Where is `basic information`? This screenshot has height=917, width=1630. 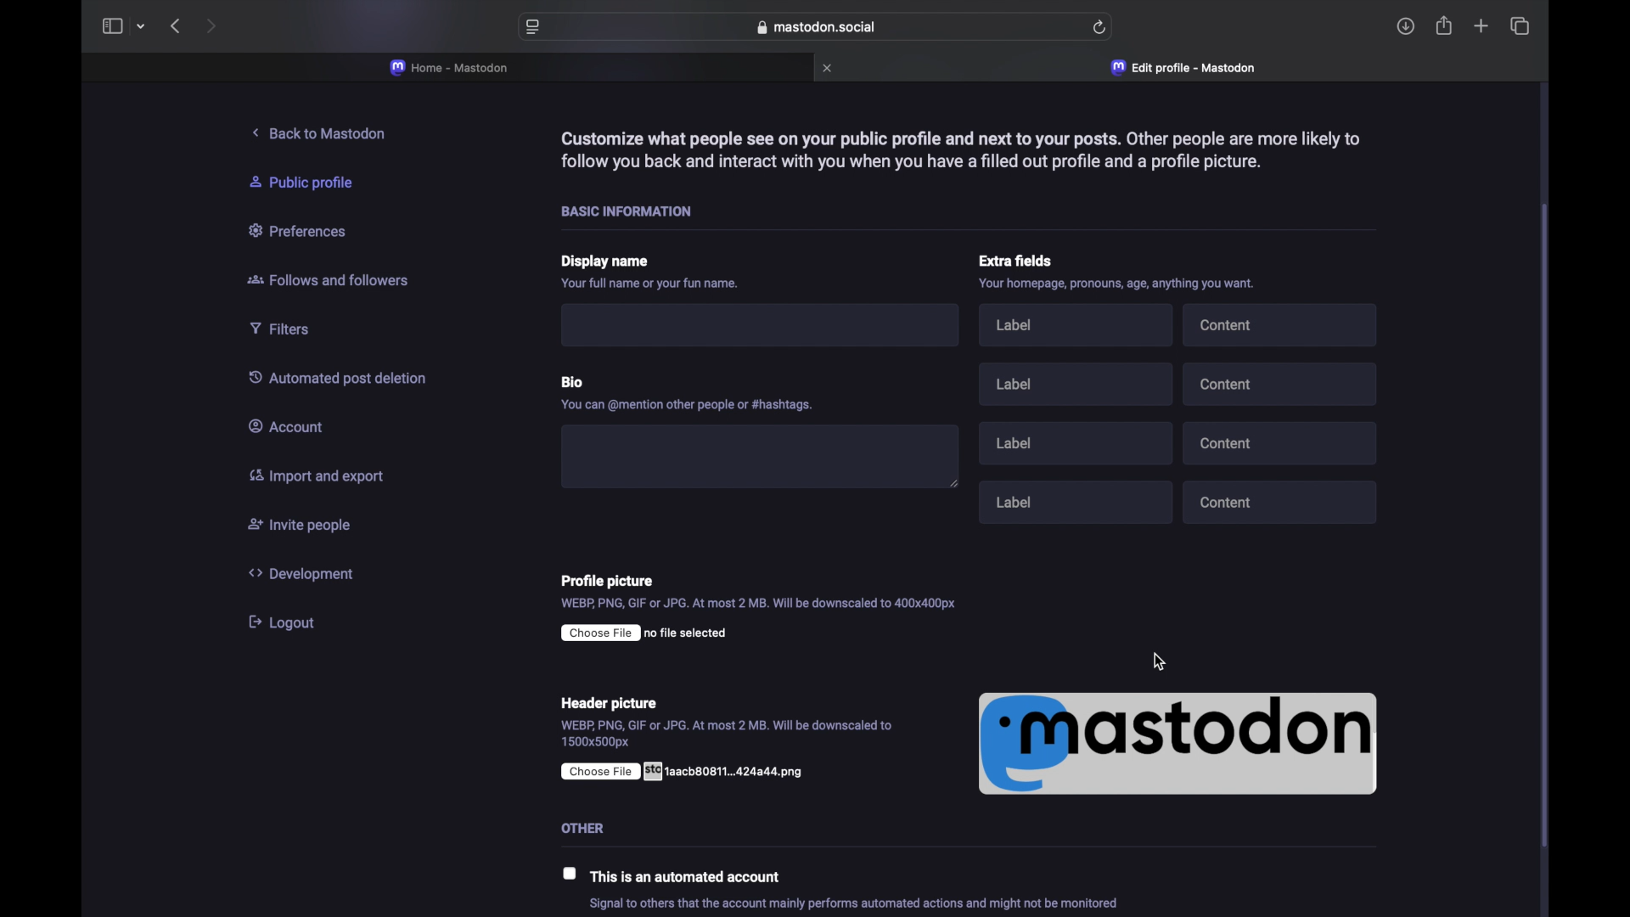
basic information is located at coordinates (633, 211).